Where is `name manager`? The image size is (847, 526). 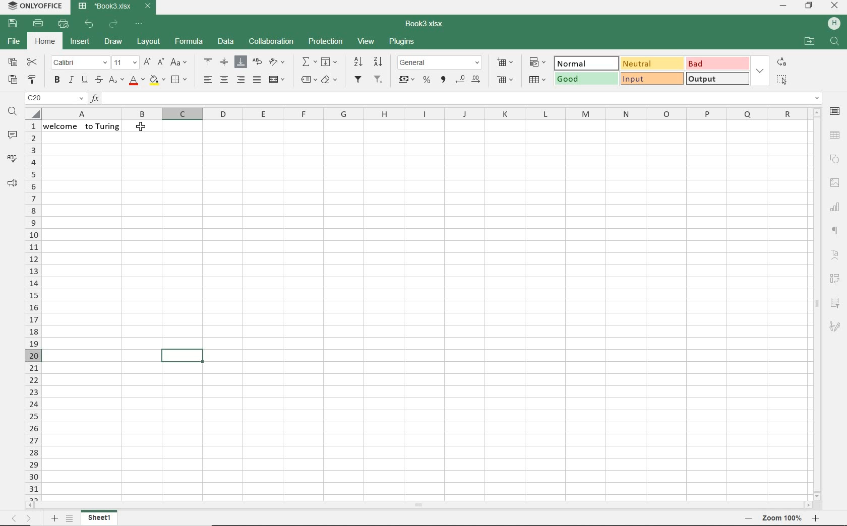 name manager is located at coordinates (55, 98).